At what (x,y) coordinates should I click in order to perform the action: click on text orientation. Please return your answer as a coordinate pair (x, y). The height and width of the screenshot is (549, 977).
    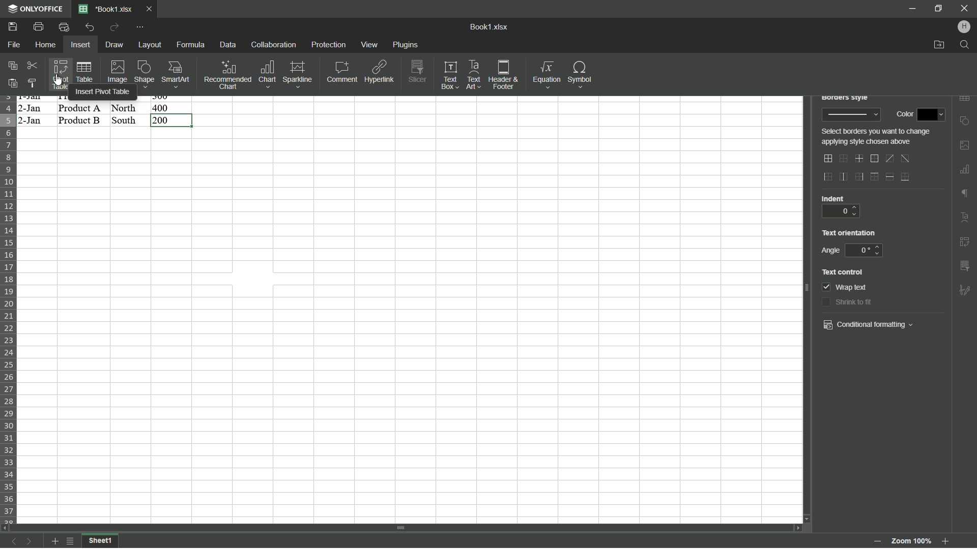
    Looking at the image, I should click on (849, 232).